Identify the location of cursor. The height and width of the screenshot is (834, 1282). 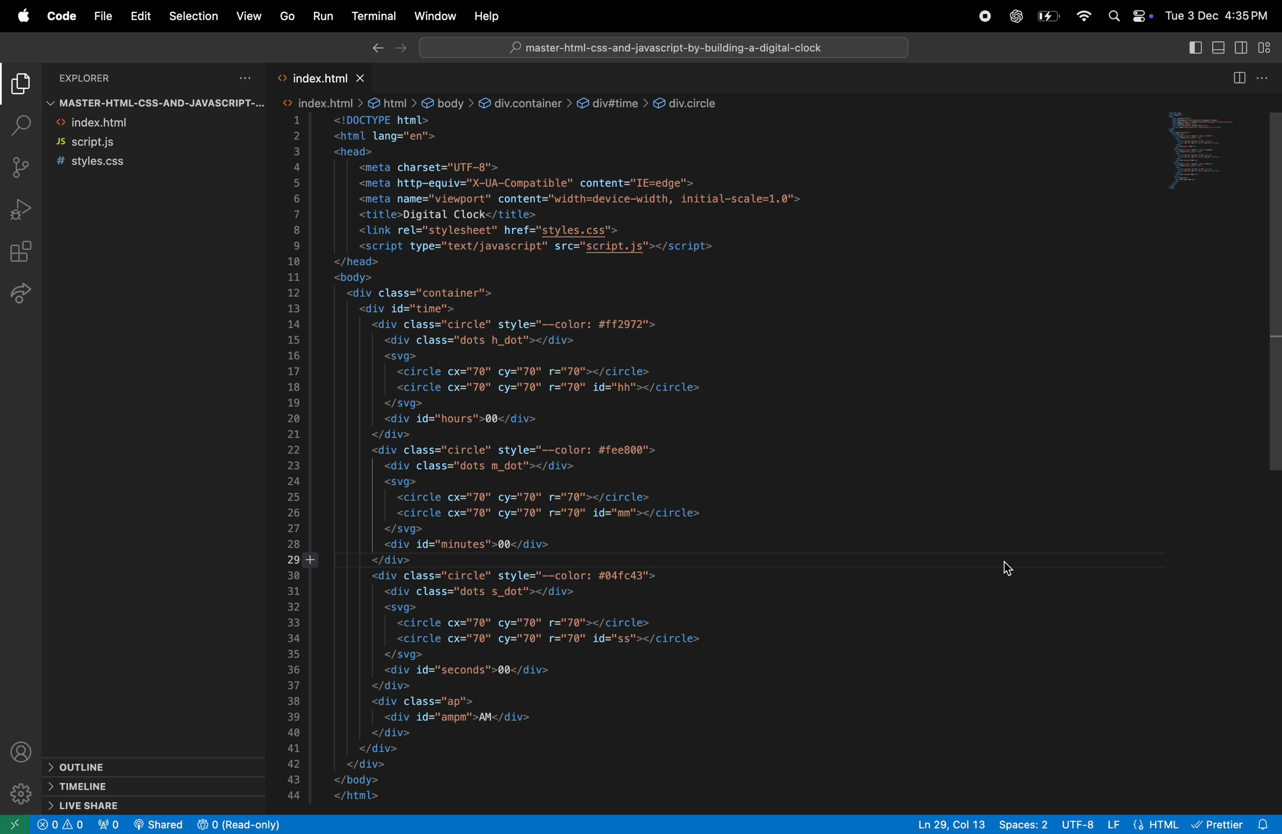
(1016, 571).